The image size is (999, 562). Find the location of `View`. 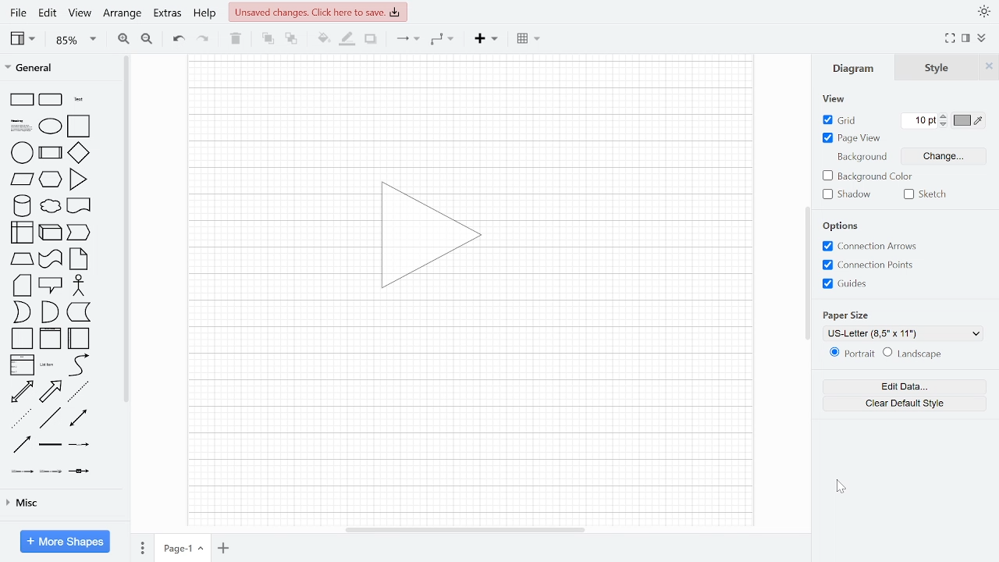

View is located at coordinates (23, 40).